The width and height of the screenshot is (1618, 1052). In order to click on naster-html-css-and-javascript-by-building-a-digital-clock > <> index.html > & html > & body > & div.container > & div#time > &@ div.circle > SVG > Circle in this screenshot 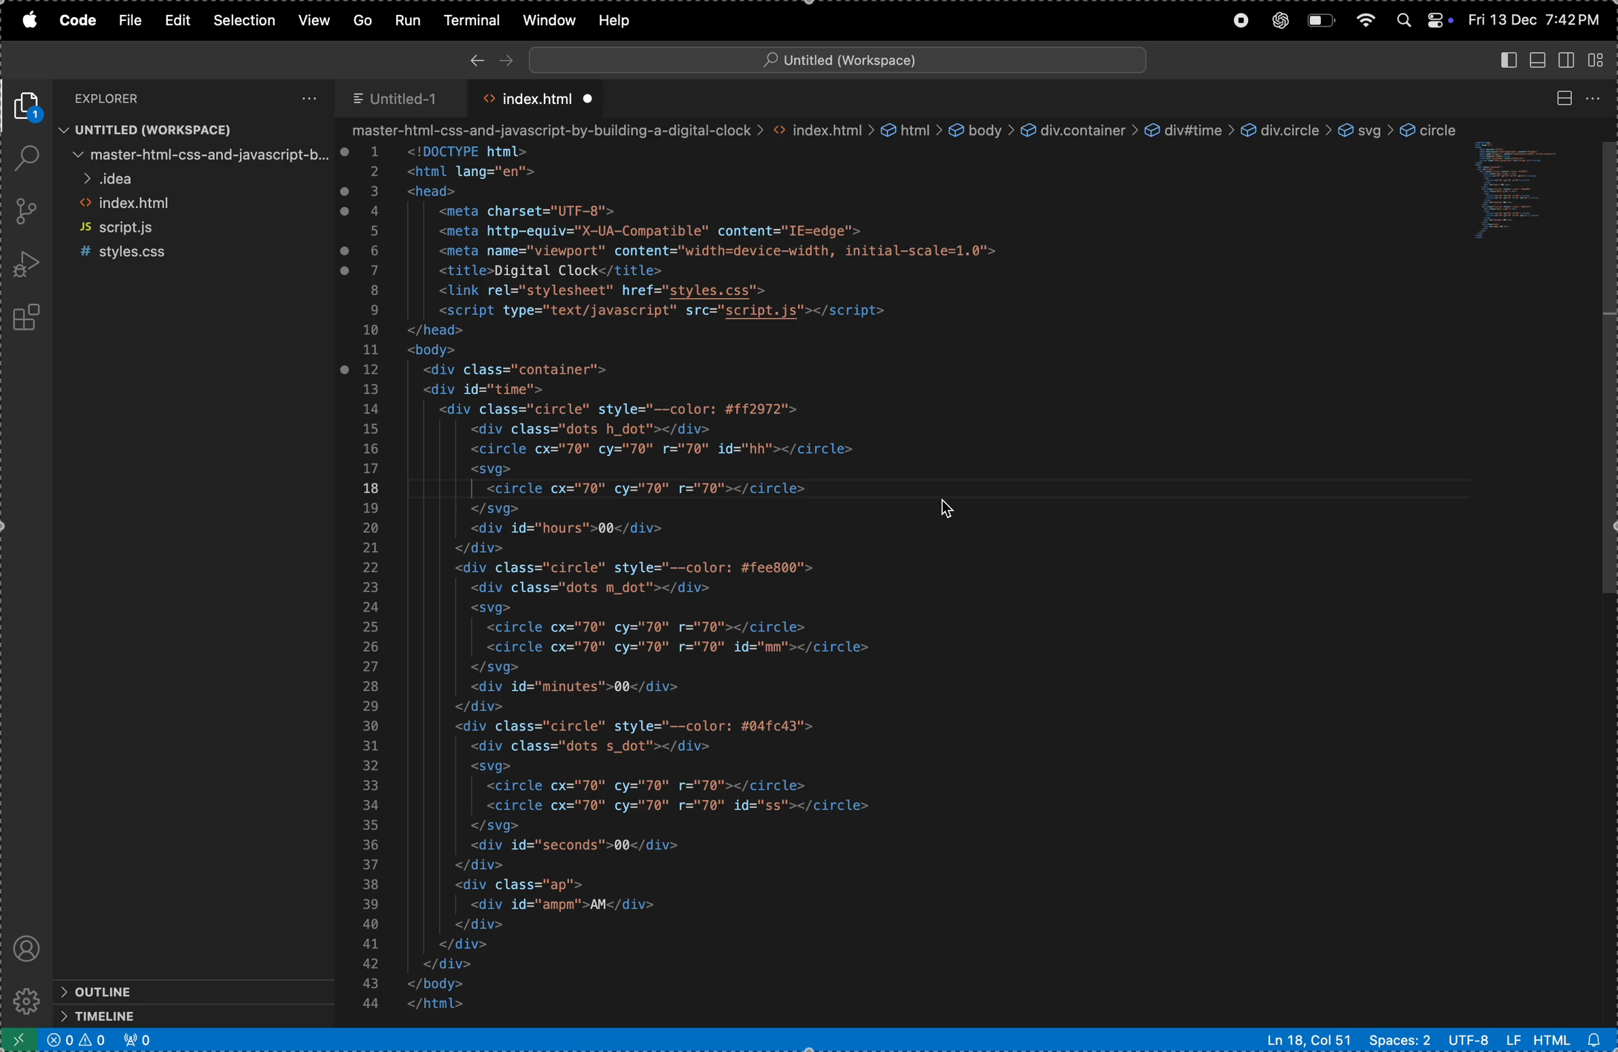, I will do `click(901, 130)`.